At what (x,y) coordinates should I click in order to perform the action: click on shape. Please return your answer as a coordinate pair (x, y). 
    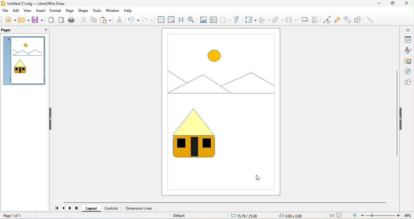
    Looking at the image, I should click on (84, 11).